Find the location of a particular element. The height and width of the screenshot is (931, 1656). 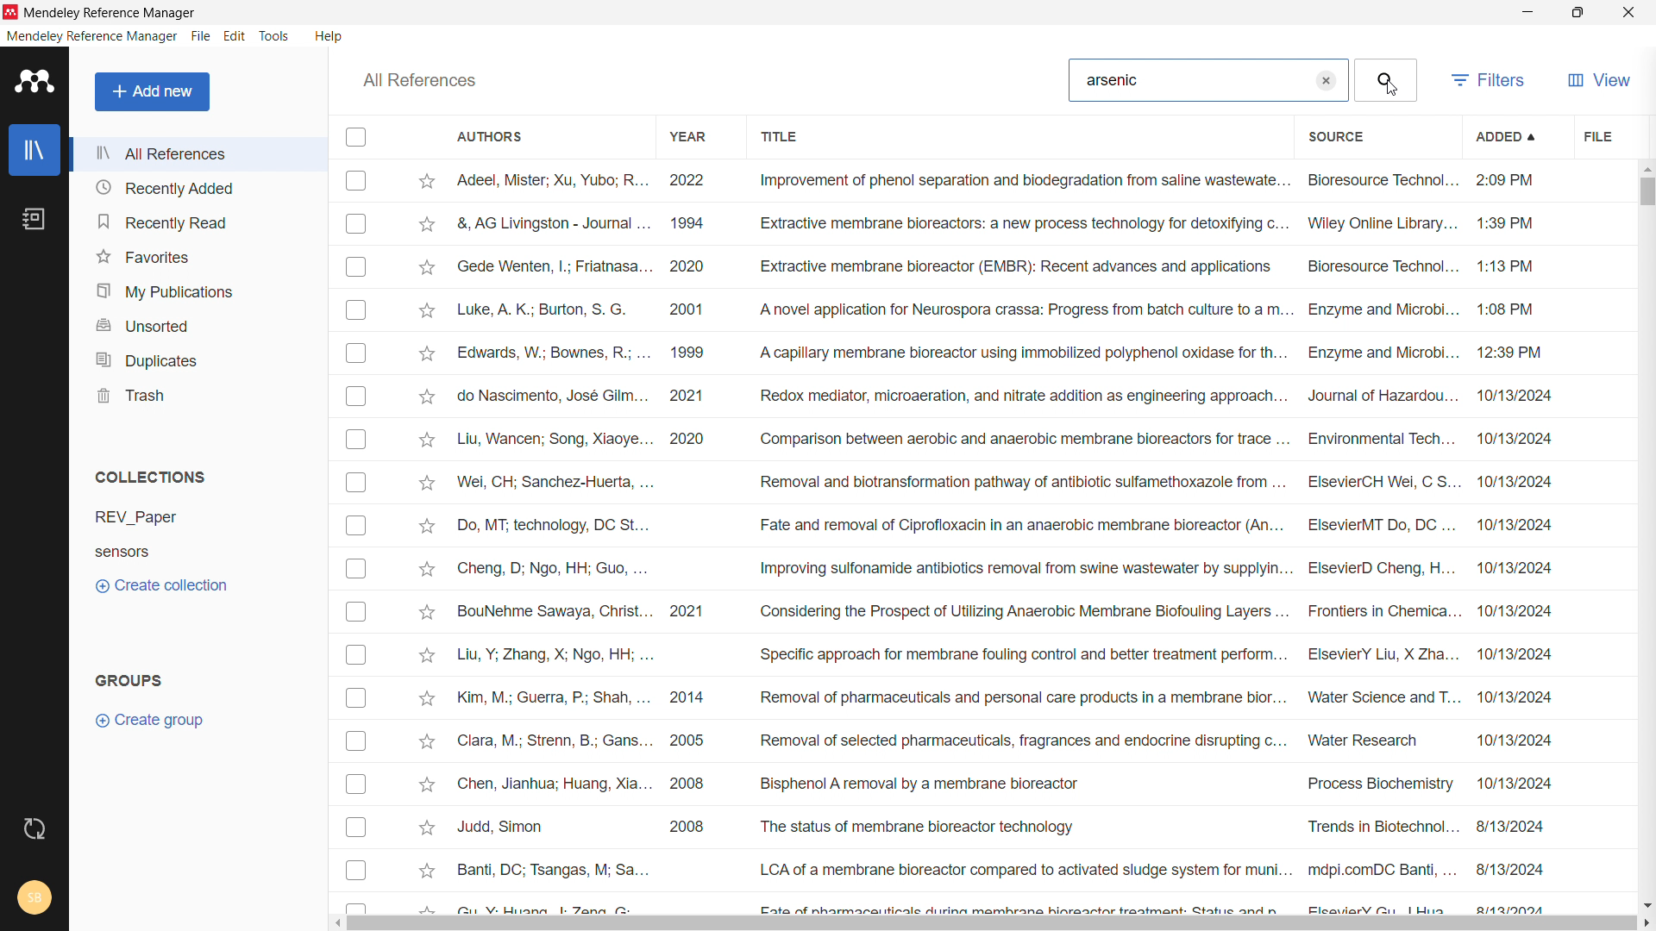

Checkbox is located at coordinates (354, 656).